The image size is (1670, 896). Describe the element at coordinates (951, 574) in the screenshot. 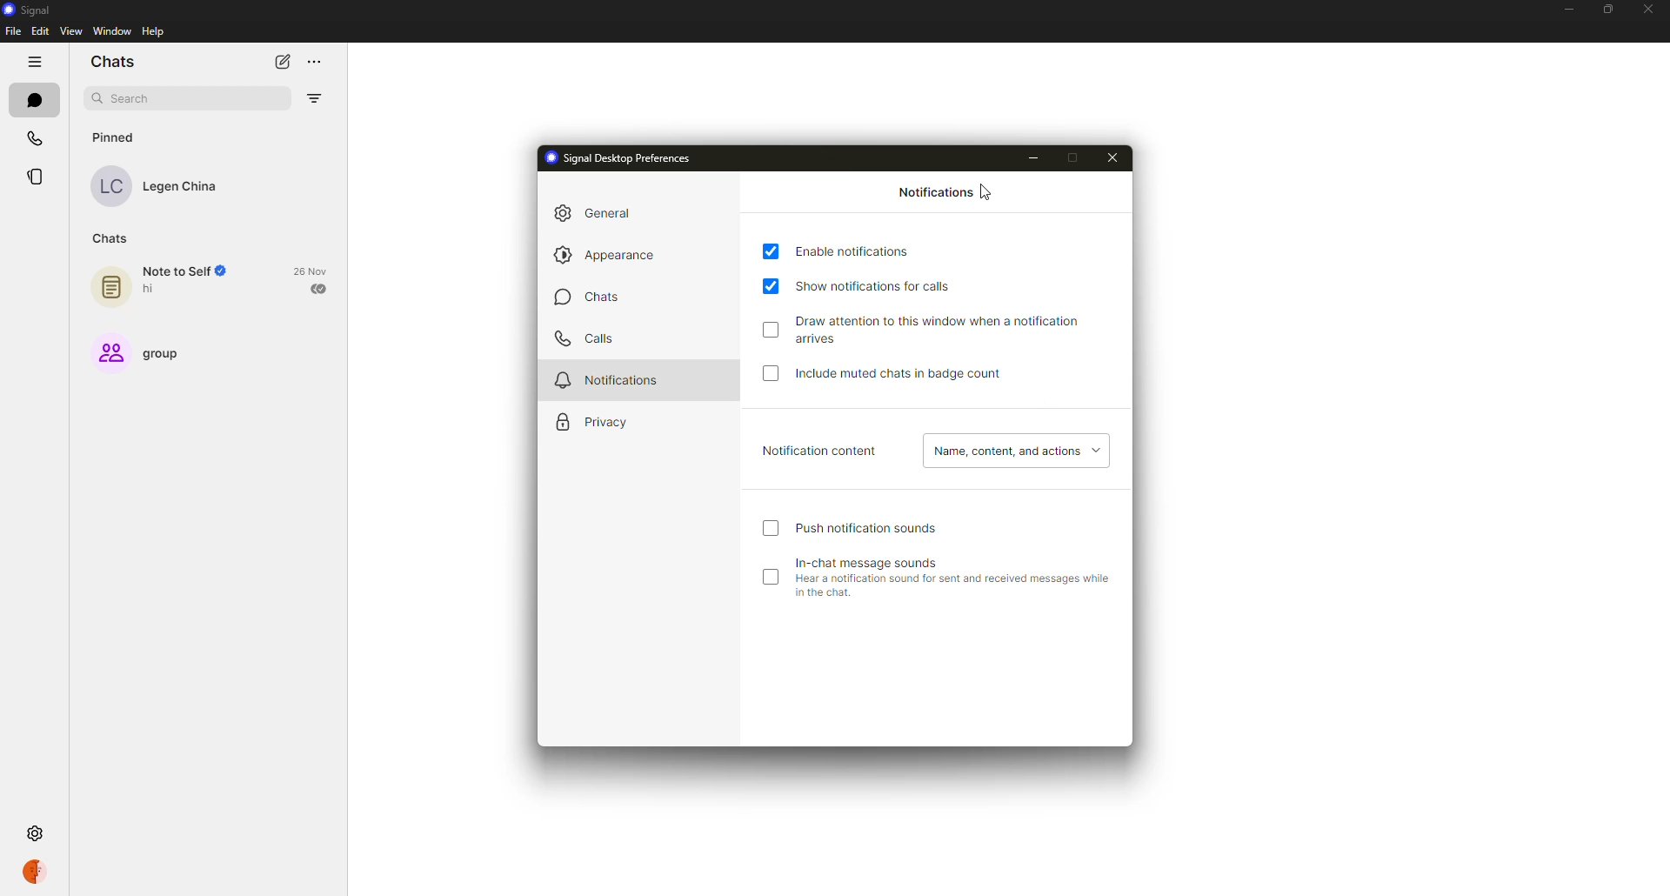

I see `in-chat message sounds` at that location.